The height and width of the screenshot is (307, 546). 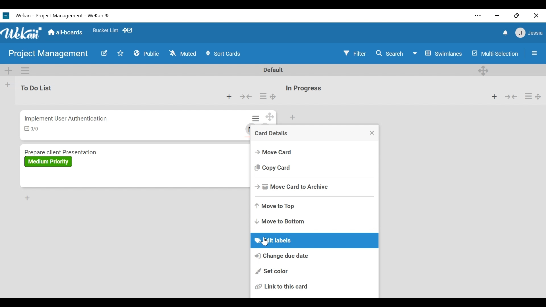 What do you see at coordinates (517, 15) in the screenshot?
I see `restore` at bounding box center [517, 15].